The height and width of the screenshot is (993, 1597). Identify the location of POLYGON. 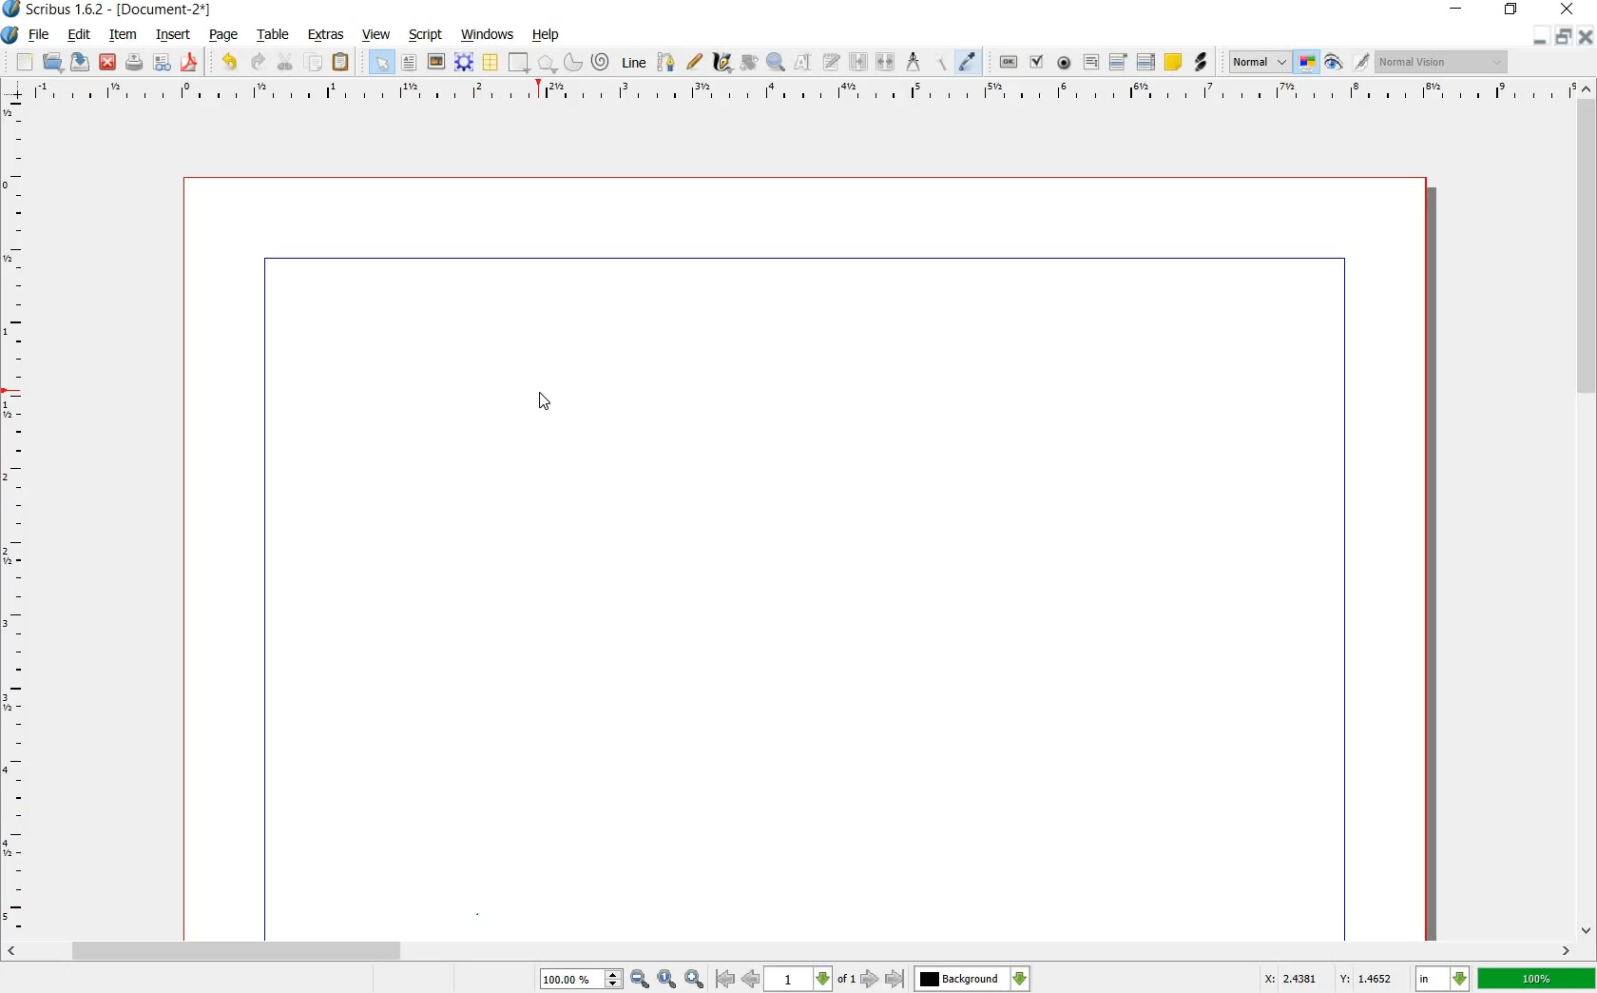
(548, 66).